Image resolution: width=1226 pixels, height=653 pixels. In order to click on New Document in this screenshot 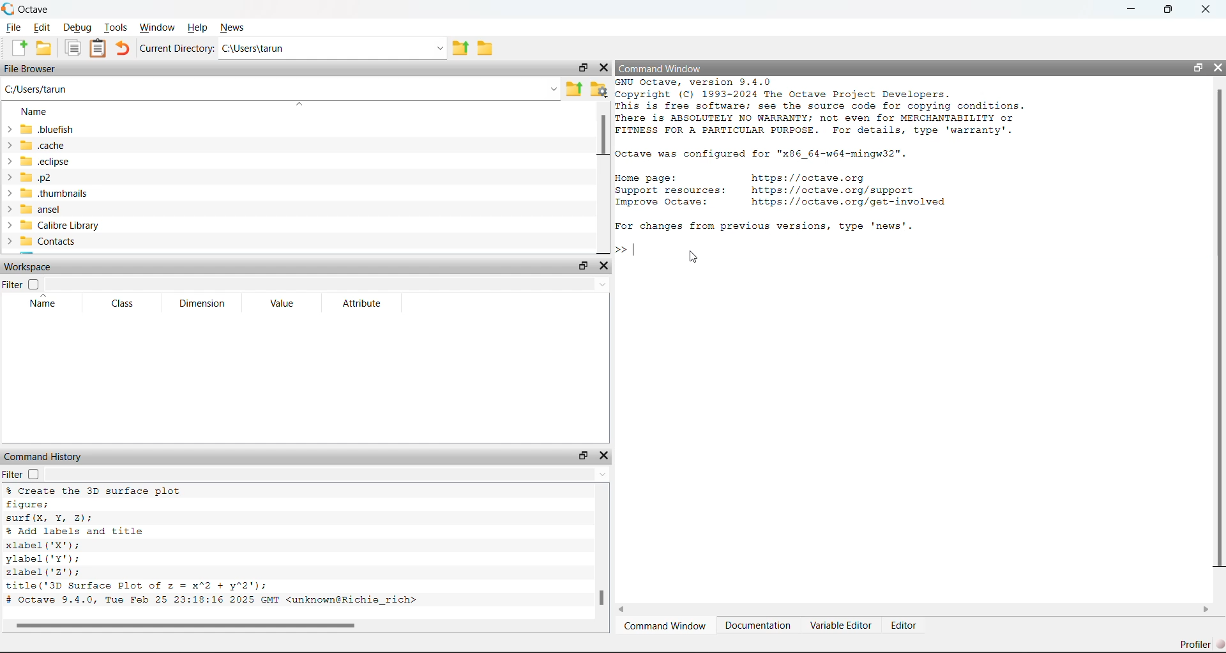, I will do `click(19, 48)`.